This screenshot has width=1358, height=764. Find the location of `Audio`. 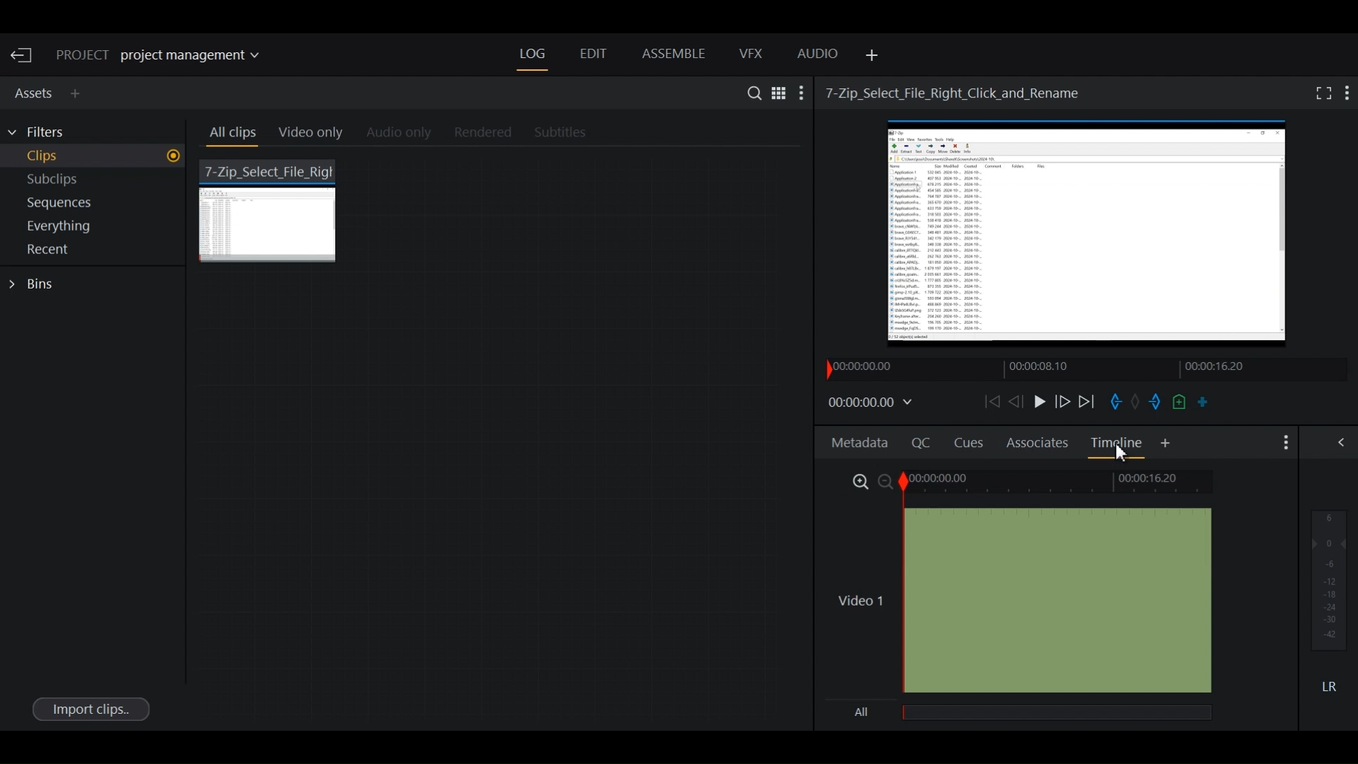

Audio is located at coordinates (818, 56).